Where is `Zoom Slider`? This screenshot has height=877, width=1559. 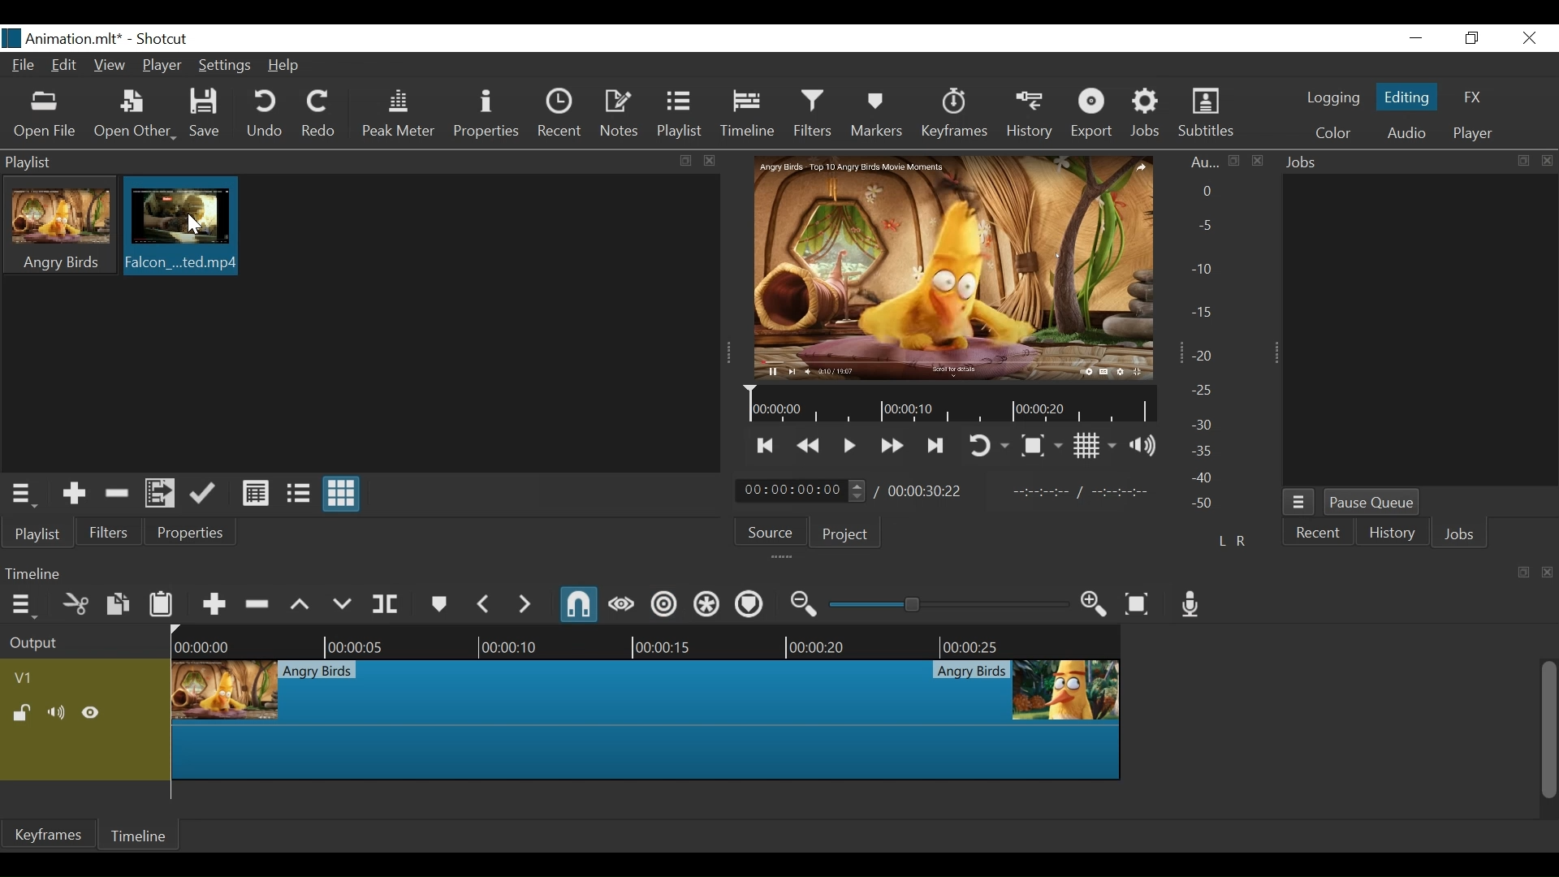 Zoom Slider is located at coordinates (948, 603).